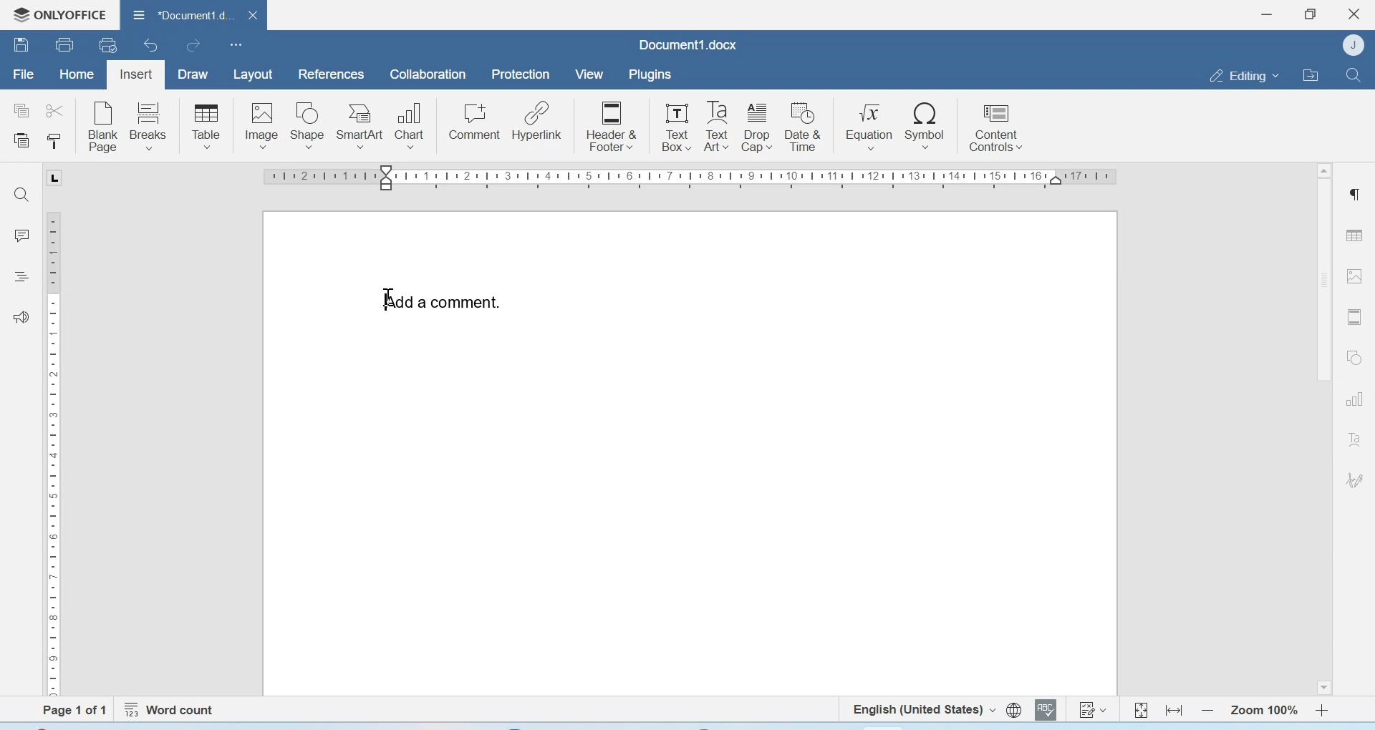  I want to click on Scrollbar, so click(1323, 427).